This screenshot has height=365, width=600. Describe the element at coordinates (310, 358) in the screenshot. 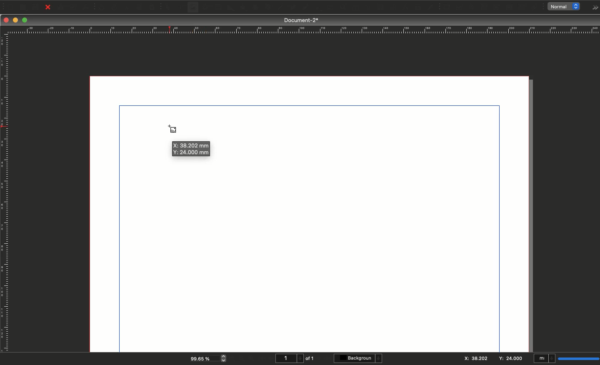

I see `of 1` at that location.